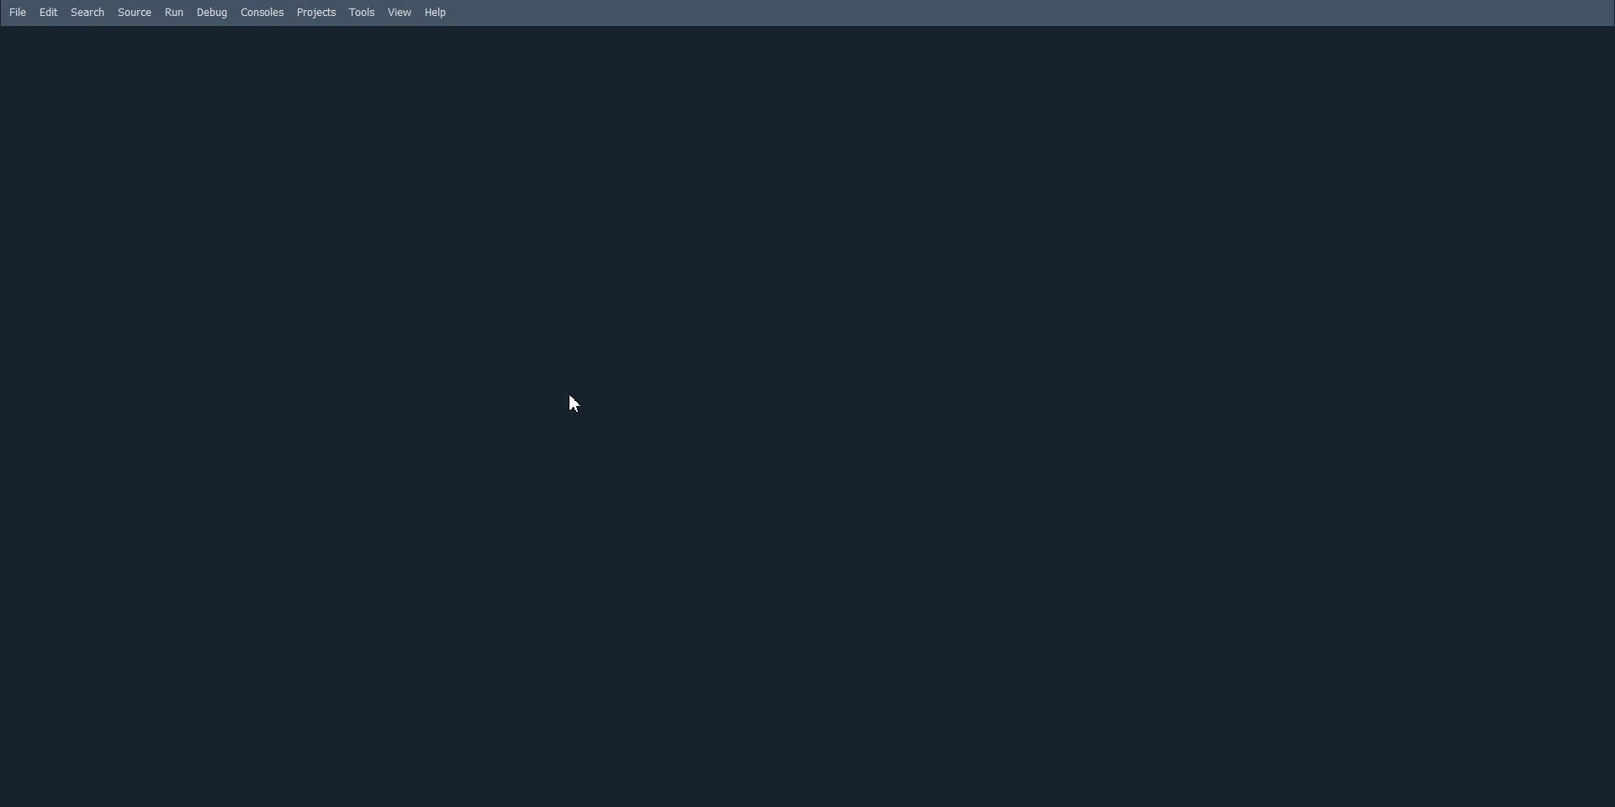 This screenshot has height=807, width=1615. Describe the element at coordinates (174, 12) in the screenshot. I see `Run` at that location.